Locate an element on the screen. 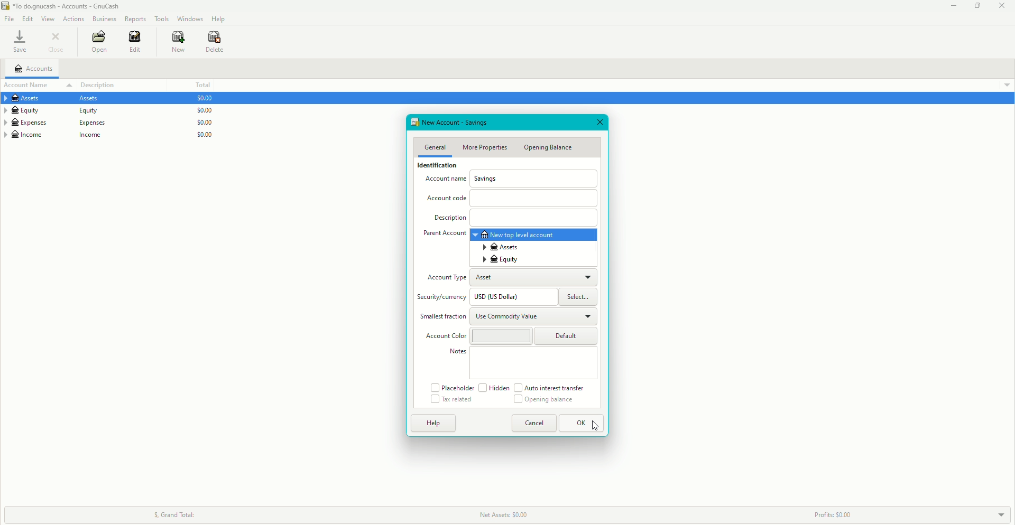 The height and width of the screenshot is (525, 1015). Close is located at coordinates (1002, 6).